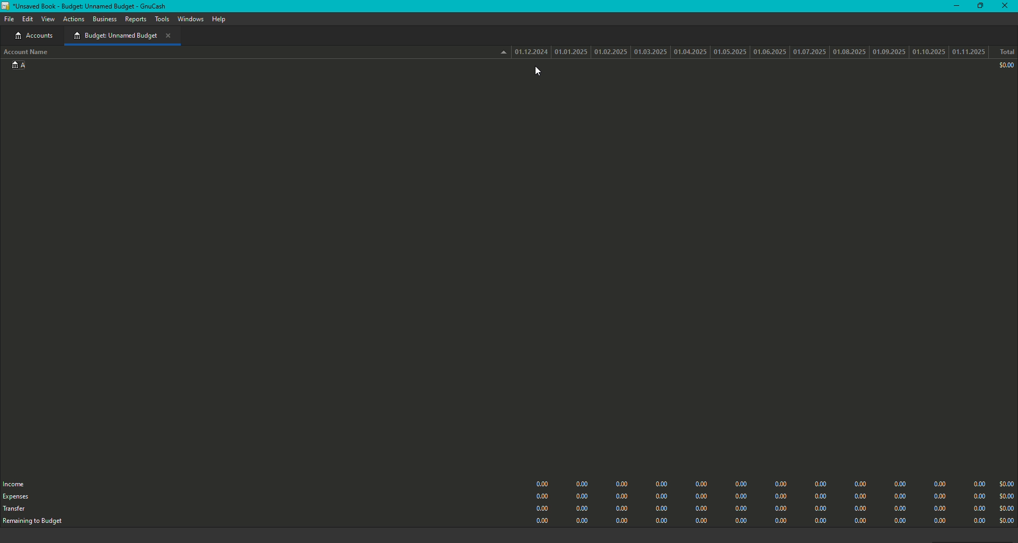 This screenshot has height=543, width=1018. Describe the element at coordinates (17, 483) in the screenshot. I see `Income` at that location.